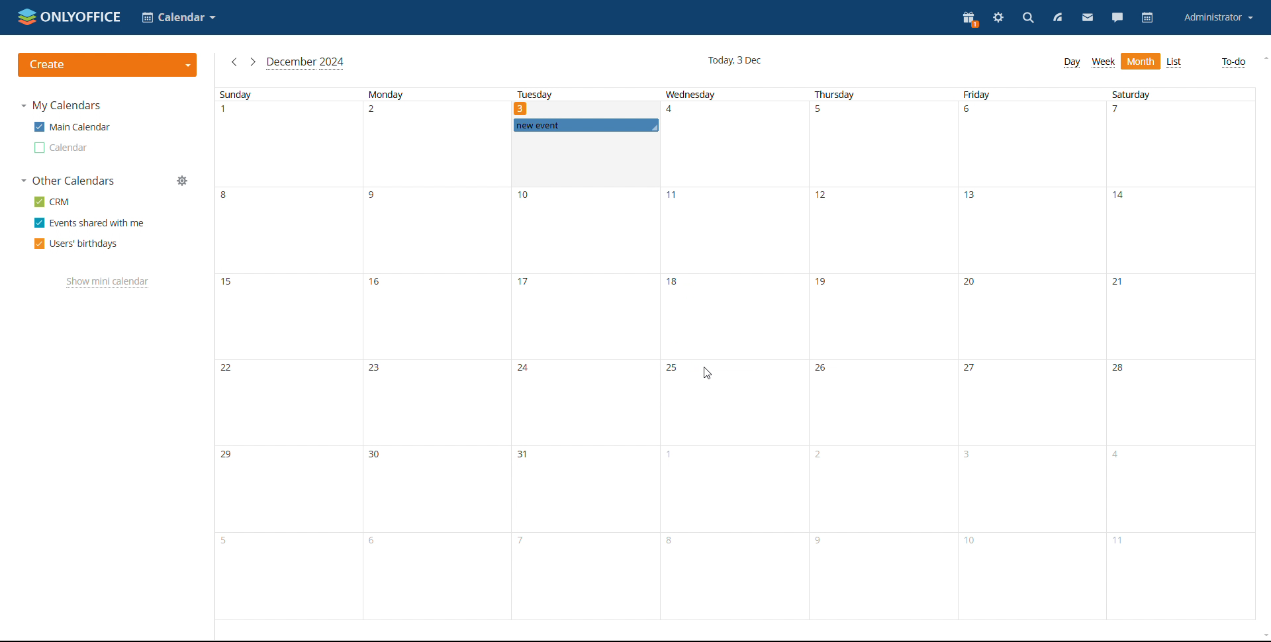 The image size is (1271, 642). Describe the element at coordinates (583, 126) in the screenshot. I see `event added` at that location.